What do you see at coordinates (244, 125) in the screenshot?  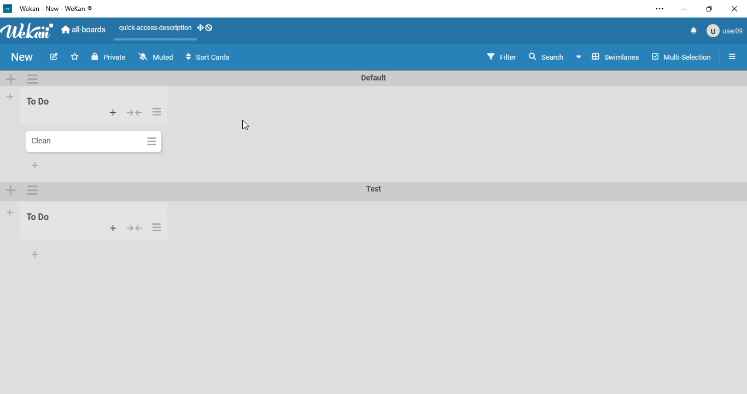 I see `cursor` at bounding box center [244, 125].